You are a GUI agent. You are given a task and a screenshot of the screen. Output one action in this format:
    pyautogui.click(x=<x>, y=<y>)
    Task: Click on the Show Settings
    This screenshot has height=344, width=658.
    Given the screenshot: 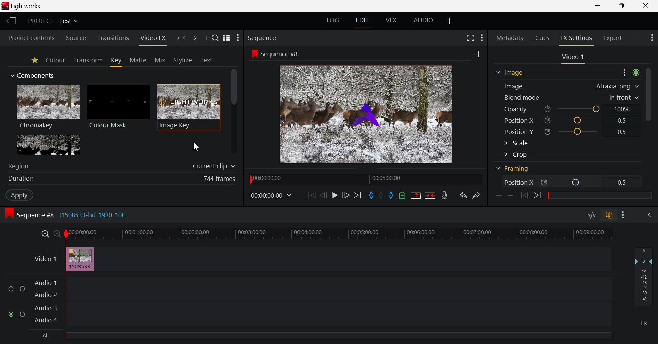 What is the action you would take?
    pyautogui.click(x=652, y=38)
    